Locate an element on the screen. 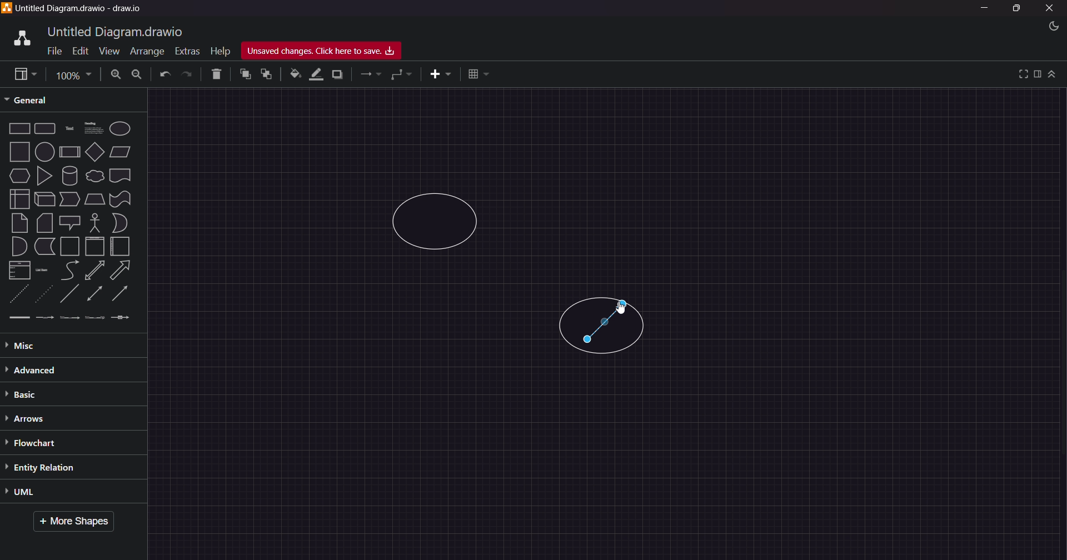 This screenshot has width=1067, height=560. Arrange is located at coordinates (144, 52).